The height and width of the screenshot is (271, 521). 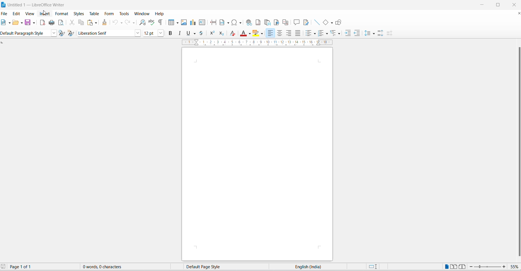 I want to click on export as pdf, so click(x=42, y=24).